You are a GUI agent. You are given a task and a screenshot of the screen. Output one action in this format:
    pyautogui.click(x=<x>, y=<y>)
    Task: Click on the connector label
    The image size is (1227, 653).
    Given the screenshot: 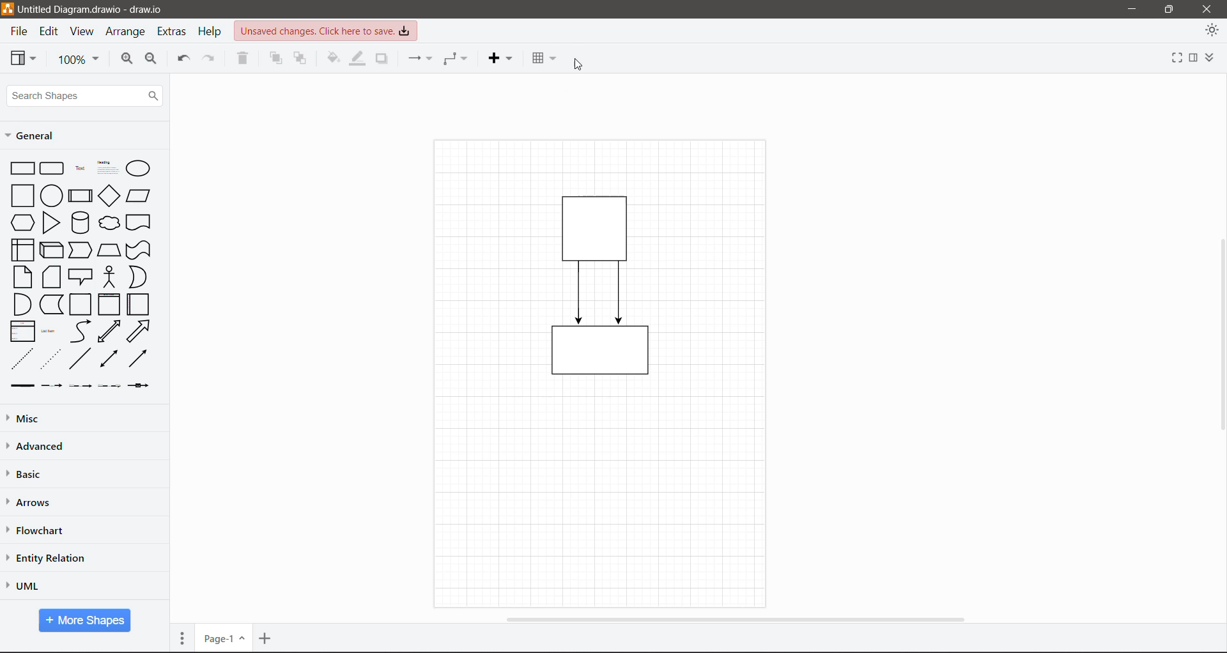 What is the action you would take?
    pyautogui.click(x=52, y=385)
    